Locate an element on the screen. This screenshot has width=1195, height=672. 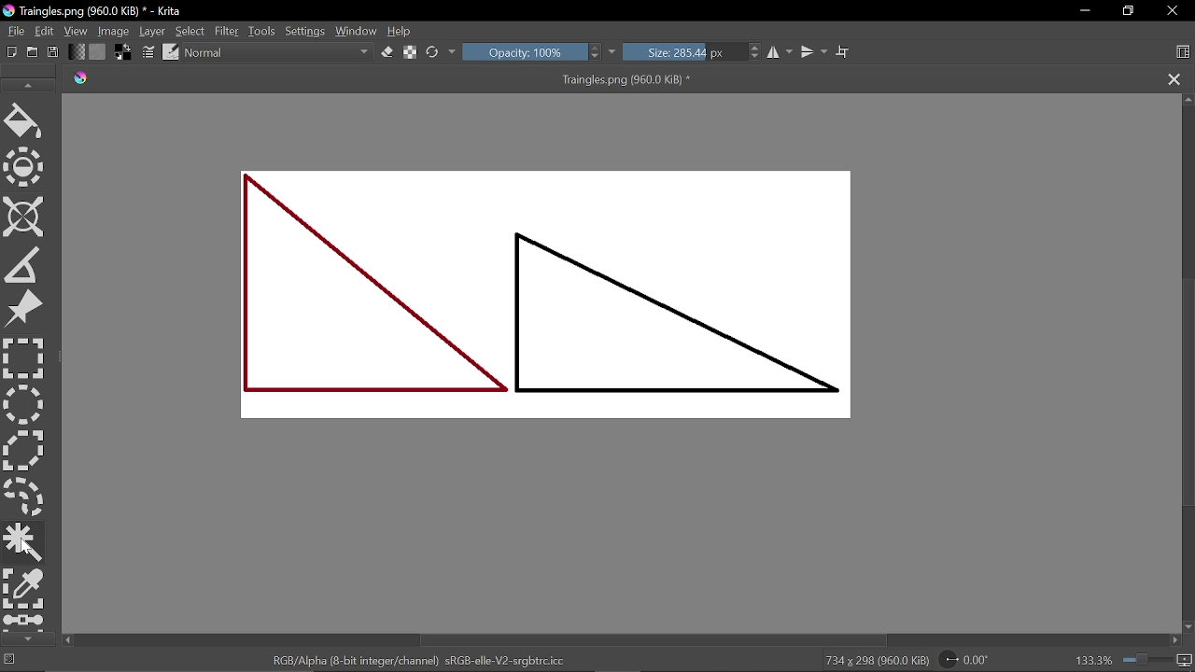
Restore down is located at coordinates (1128, 10).